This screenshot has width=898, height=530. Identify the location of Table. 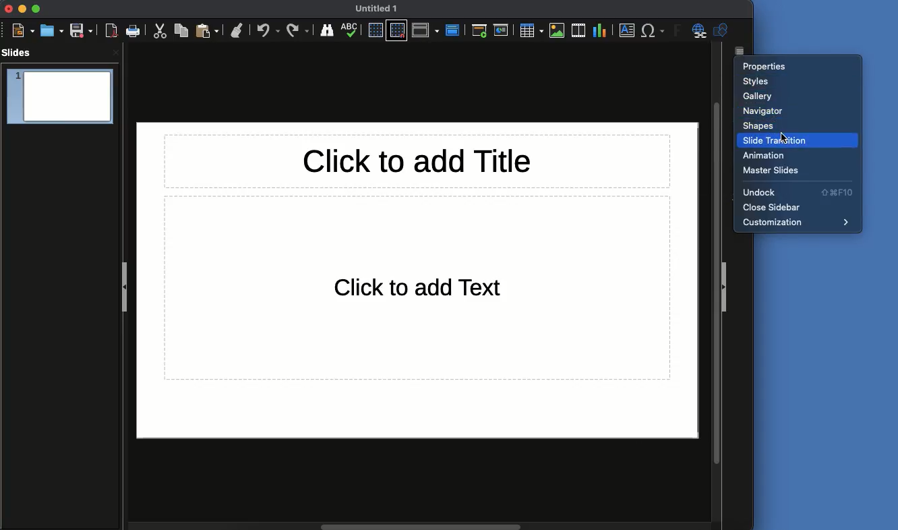
(531, 30).